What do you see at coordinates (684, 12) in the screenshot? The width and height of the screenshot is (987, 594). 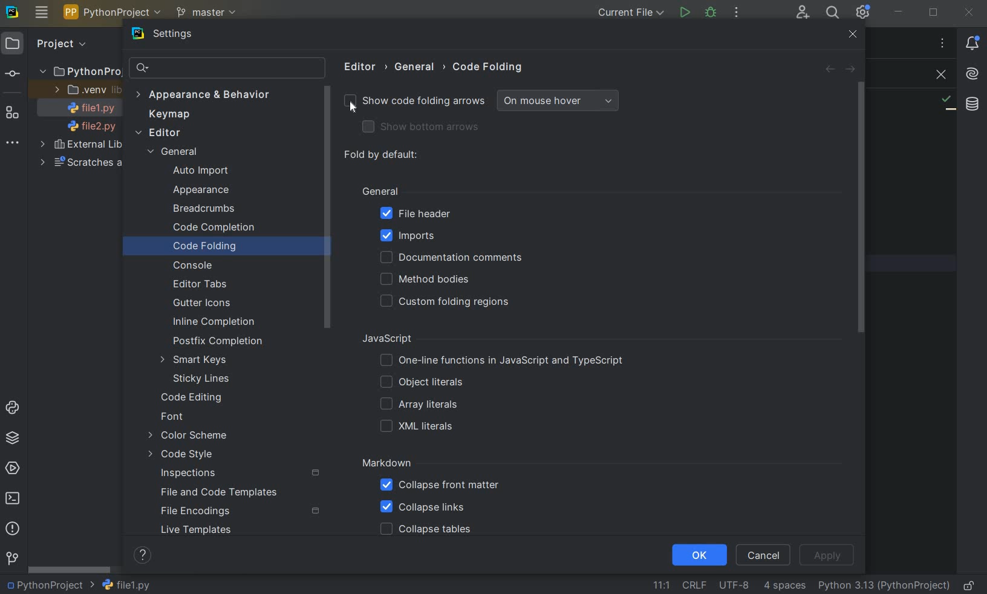 I see `RUN` at bounding box center [684, 12].